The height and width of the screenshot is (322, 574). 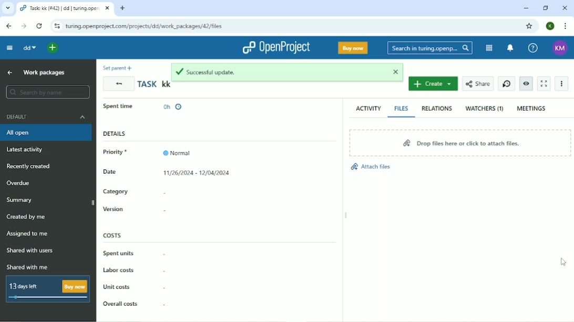 What do you see at coordinates (119, 68) in the screenshot?
I see `Set parent` at bounding box center [119, 68].